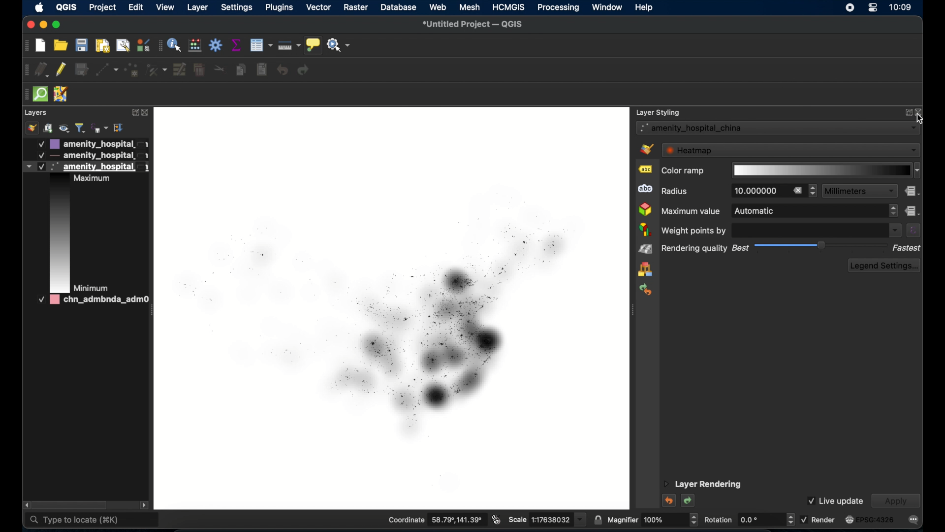 The width and height of the screenshot is (945, 532). I want to click on layer rendering, so click(702, 485).